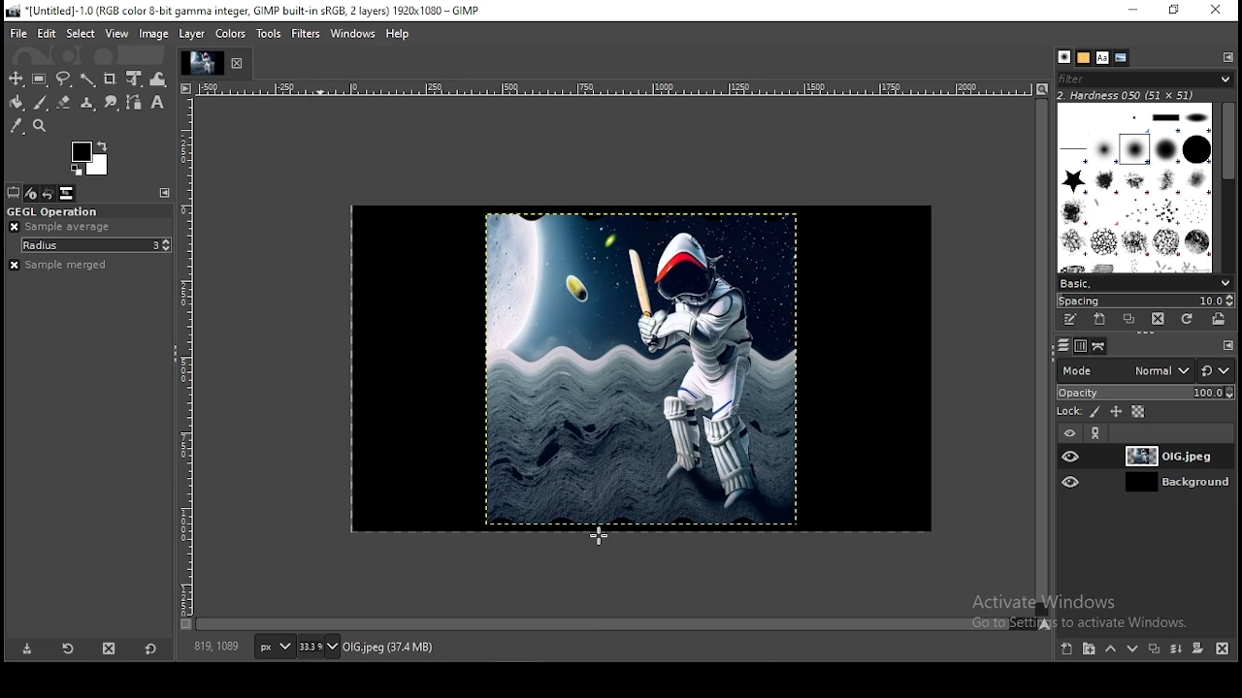 Image resolution: width=1242 pixels, height=698 pixels. What do you see at coordinates (1157, 648) in the screenshot?
I see `create a duplicate of the layer and insert it to the image` at bounding box center [1157, 648].